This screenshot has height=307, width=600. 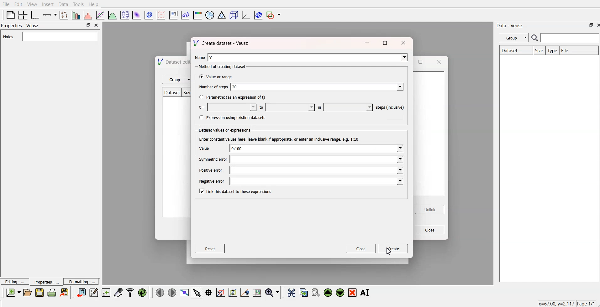 I want to click on field, so click(x=316, y=160).